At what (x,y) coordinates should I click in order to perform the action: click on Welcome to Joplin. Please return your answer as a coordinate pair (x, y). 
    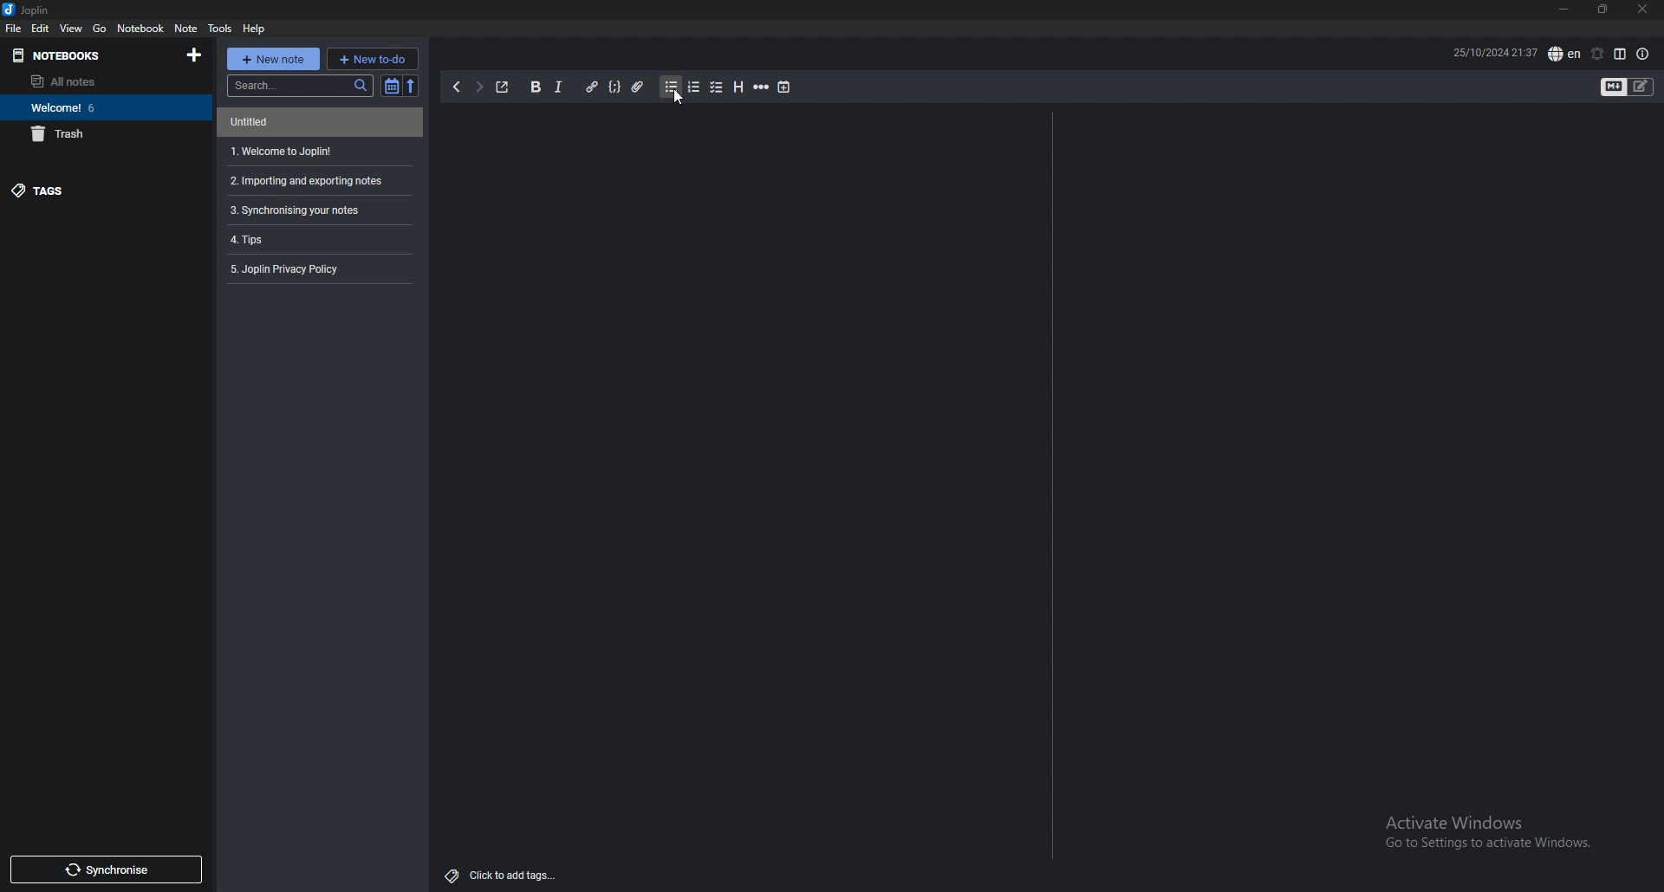
    Looking at the image, I should click on (283, 149).